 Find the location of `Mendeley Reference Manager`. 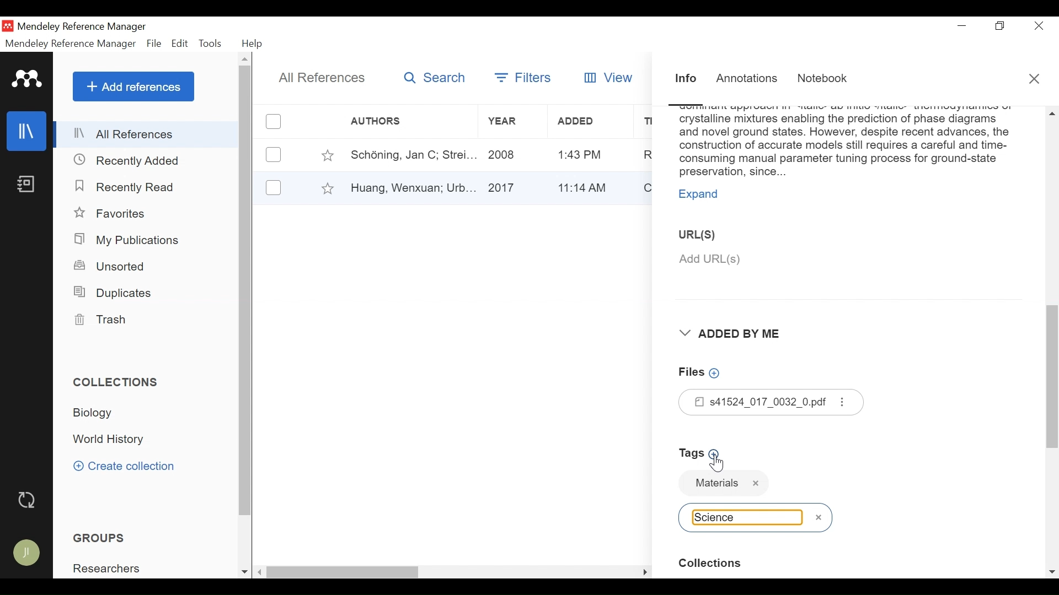

Mendeley Reference Manager is located at coordinates (71, 45).